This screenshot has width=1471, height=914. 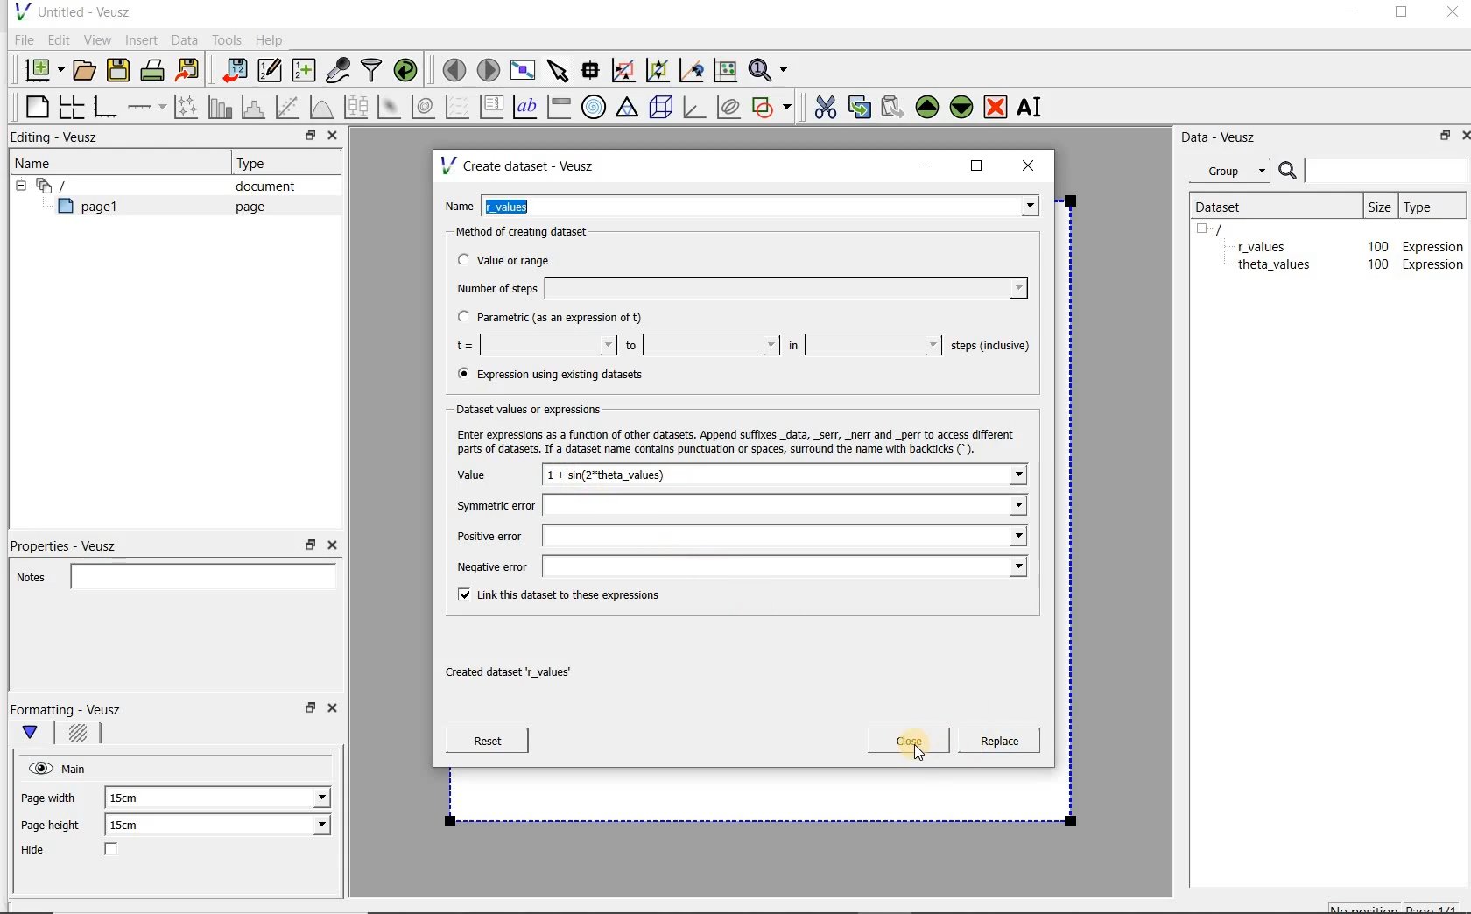 What do you see at coordinates (1440, 138) in the screenshot?
I see `restore down` at bounding box center [1440, 138].